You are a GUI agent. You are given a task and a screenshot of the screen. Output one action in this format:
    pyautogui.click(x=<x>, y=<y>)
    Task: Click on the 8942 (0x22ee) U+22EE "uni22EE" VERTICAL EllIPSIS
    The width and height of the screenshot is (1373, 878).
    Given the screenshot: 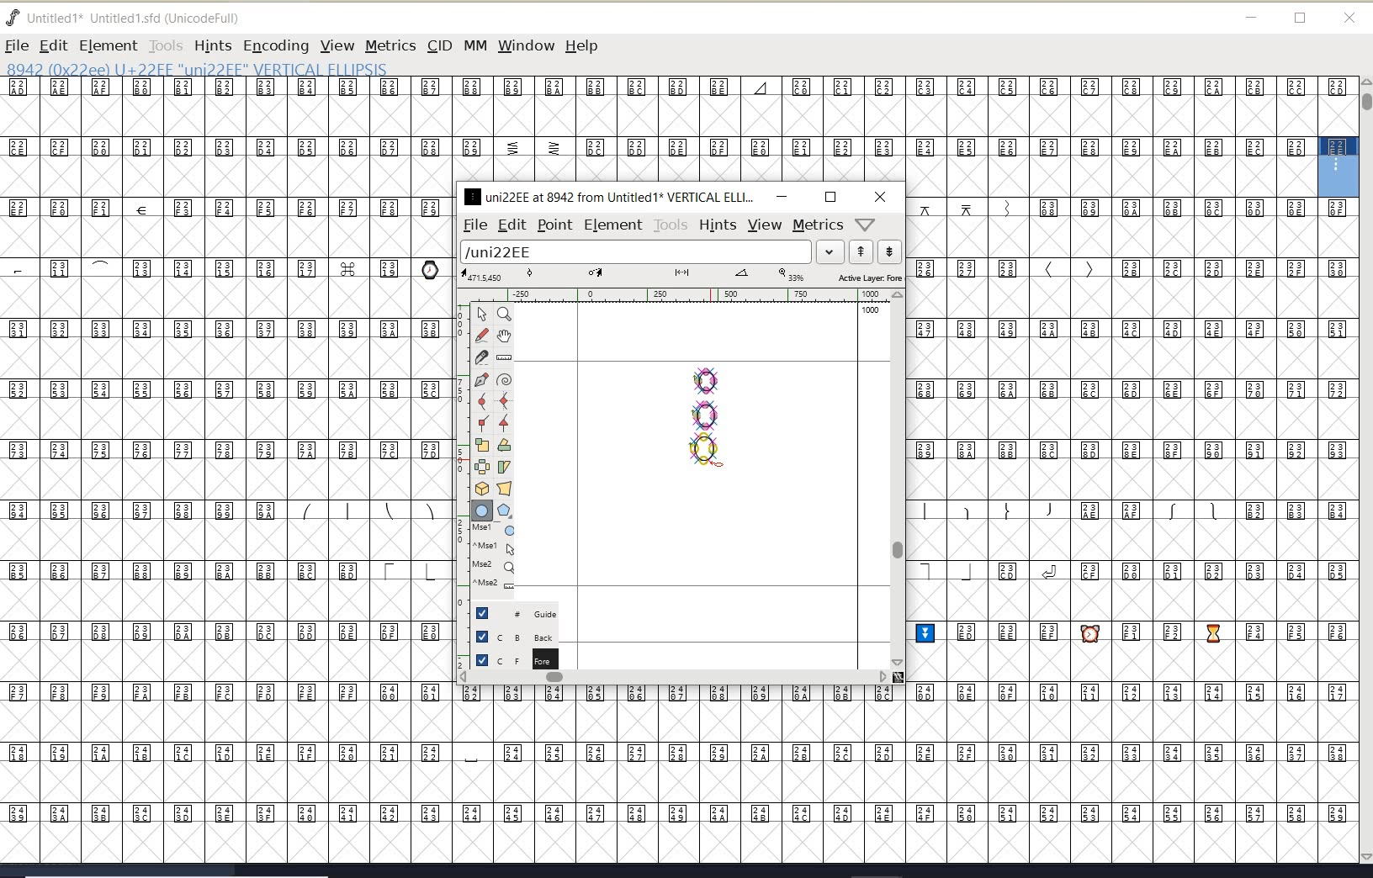 What is the action you would take?
    pyautogui.click(x=195, y=68)
    